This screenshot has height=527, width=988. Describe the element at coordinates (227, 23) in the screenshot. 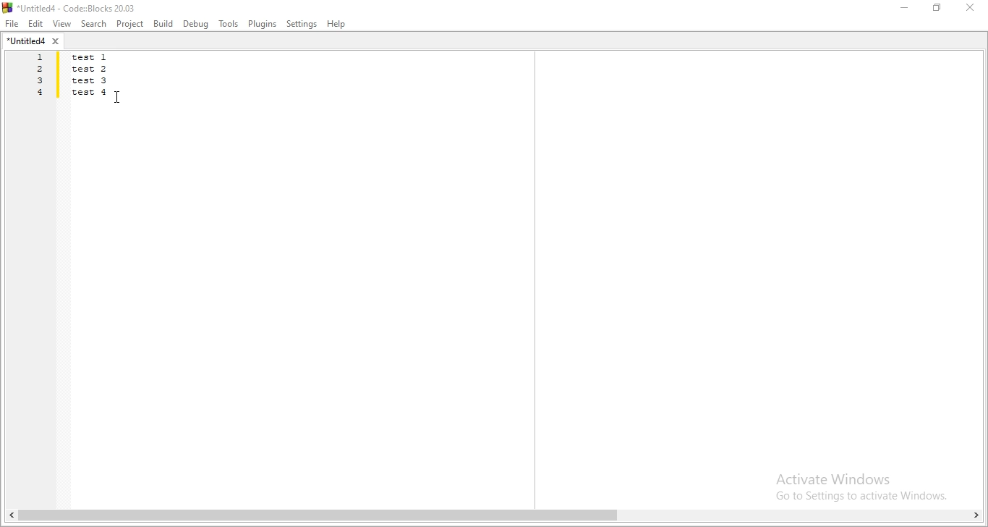

I see `Tools ` at that location.